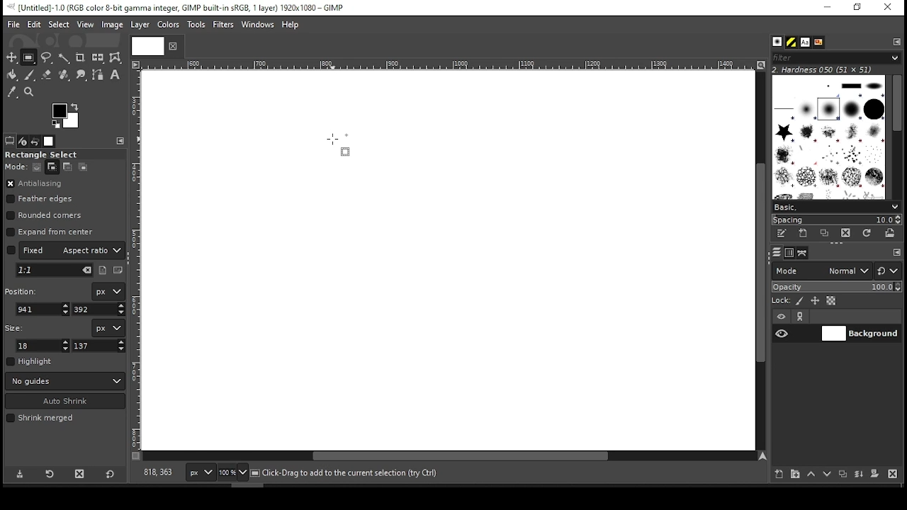 Image resolution: width=907 pixels, height=510 pixels. What do you see at coordinates (66, 115) in the screenshot?
I see `colors` at bounding box center [66, 115].